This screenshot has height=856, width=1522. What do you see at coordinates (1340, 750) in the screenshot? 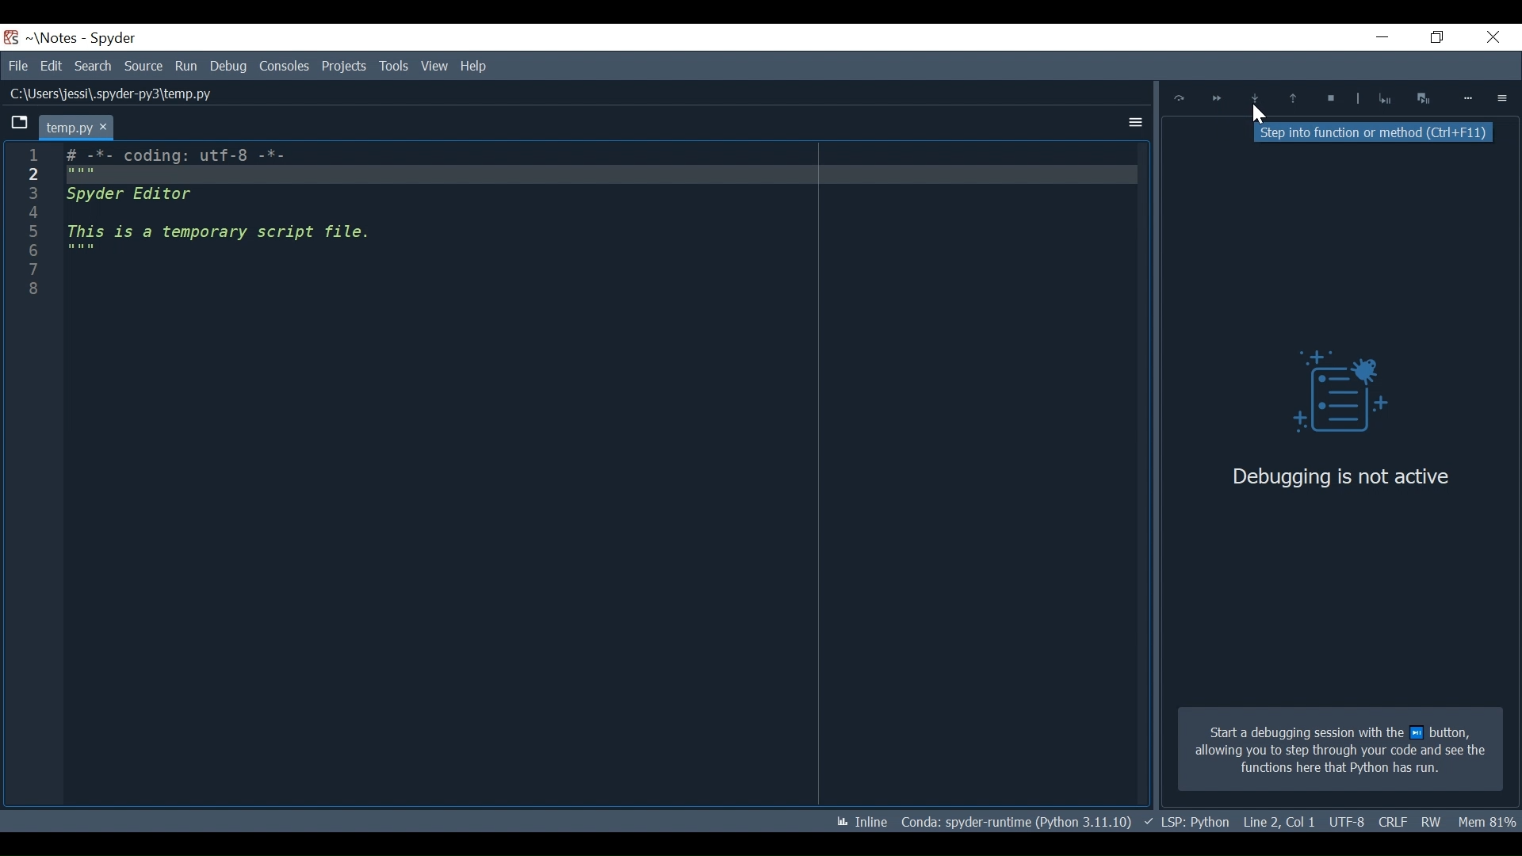
I see `Start a debugging session with the next button allowing you to step through your code and see the functions here that Python has run` at bounding box center [1340, 750].